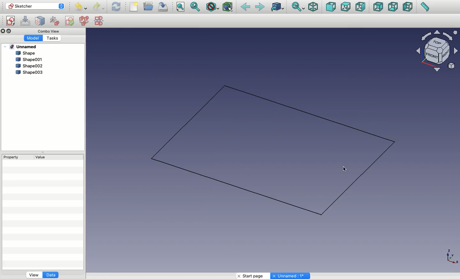 This screenshot has width=460, height=279. What do you see at coordinates (149, 6) in the screenshot?
I see `Open` at bounding box center [149, 6].